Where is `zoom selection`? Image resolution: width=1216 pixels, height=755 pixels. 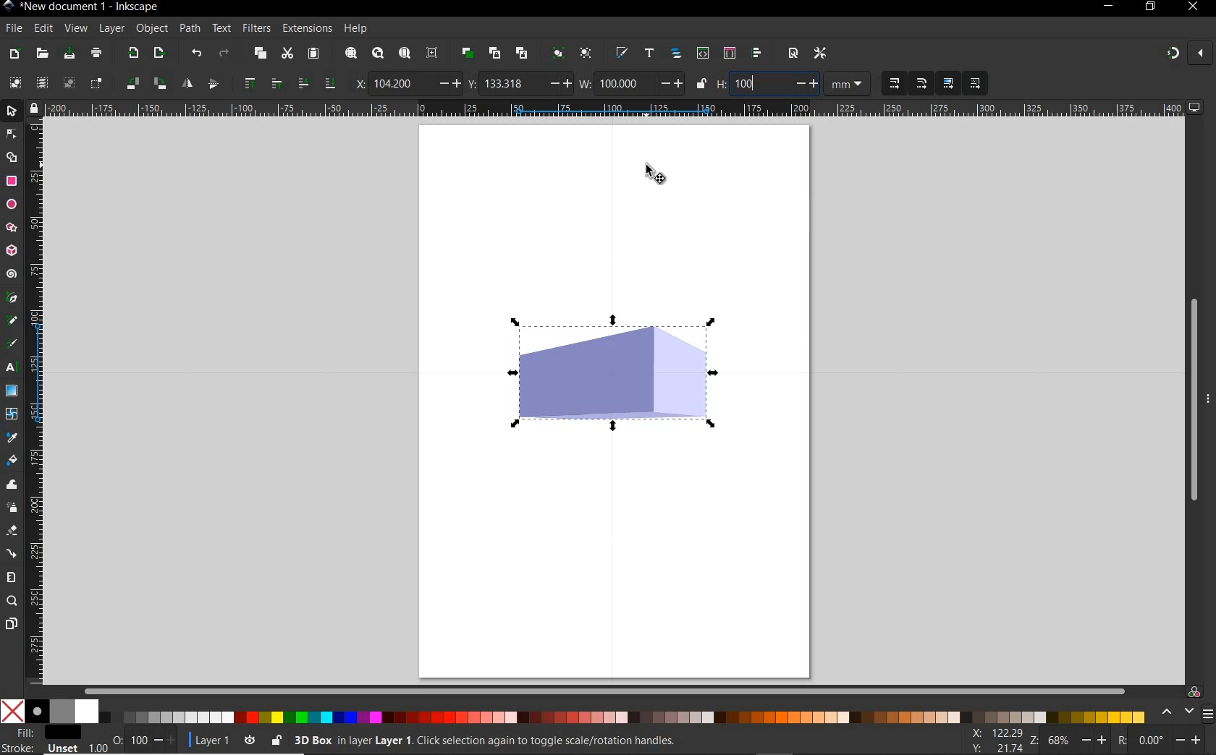
zoom selection is located at coordinates (350, 53).